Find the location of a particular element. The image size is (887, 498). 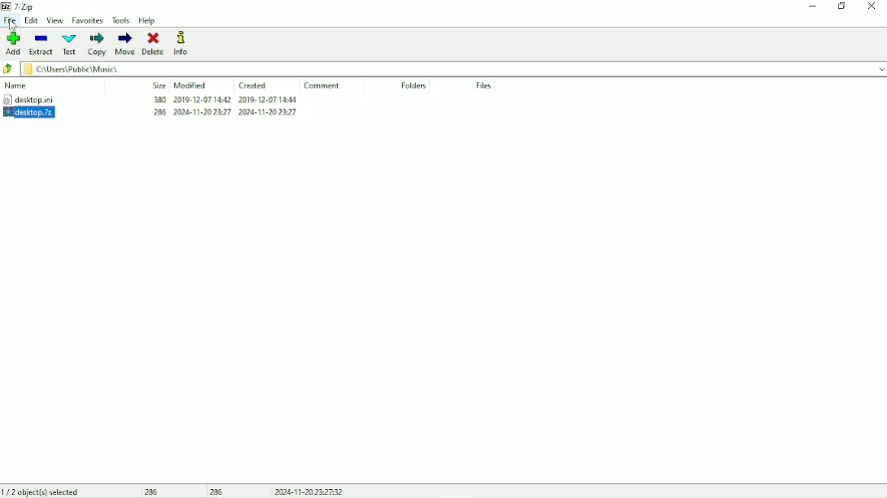

Test is located at coordinates (68, 44).